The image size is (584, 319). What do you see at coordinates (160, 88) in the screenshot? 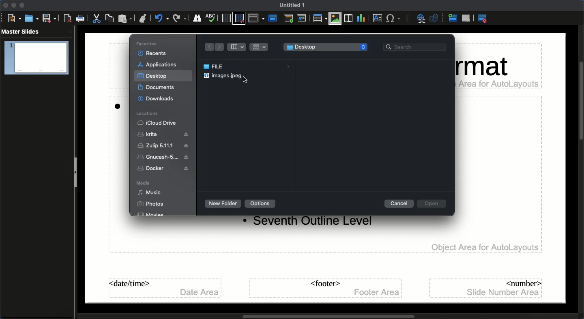
I see `Documents` at bounding box center [160, 88].